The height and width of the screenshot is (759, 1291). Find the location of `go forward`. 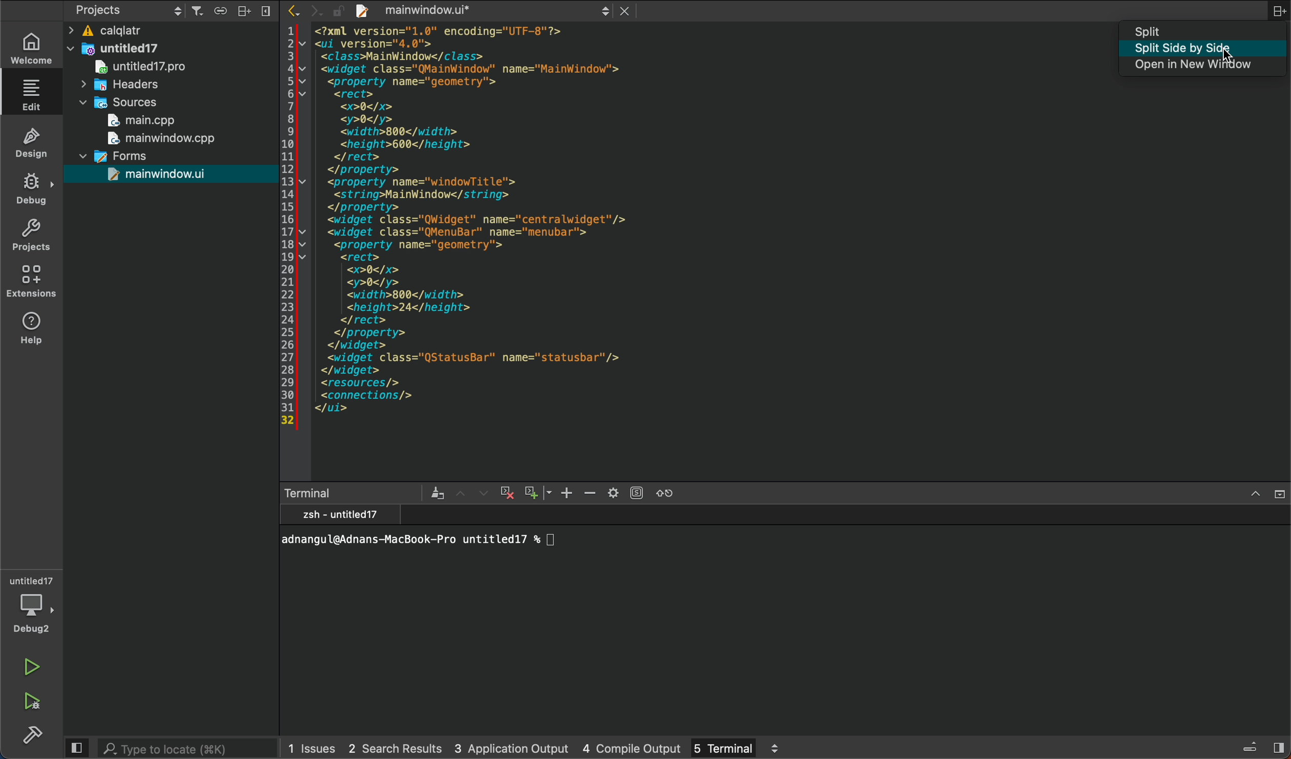

go forward is located at coordinates (316, 10).